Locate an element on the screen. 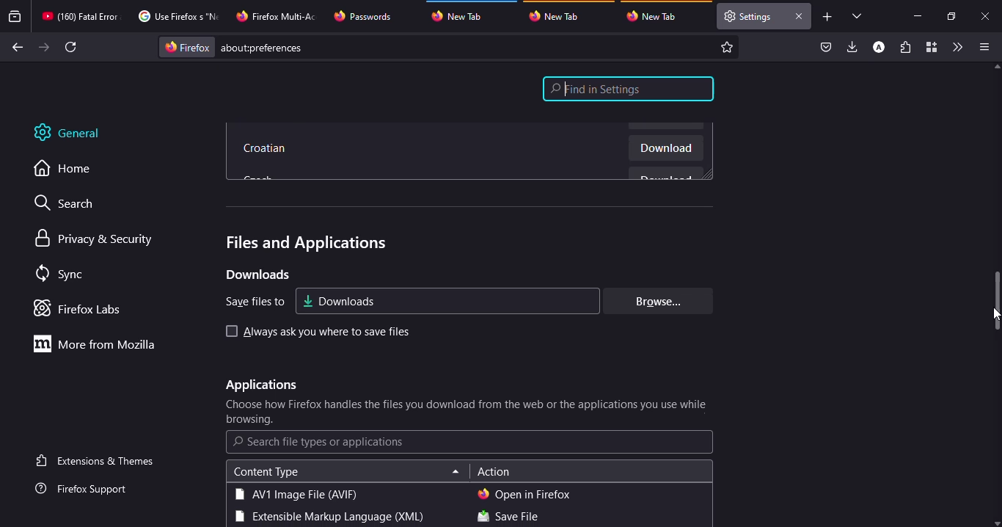 The width and height of the screenshot is (1002, 527). content type is located at coordinates (266, 472).